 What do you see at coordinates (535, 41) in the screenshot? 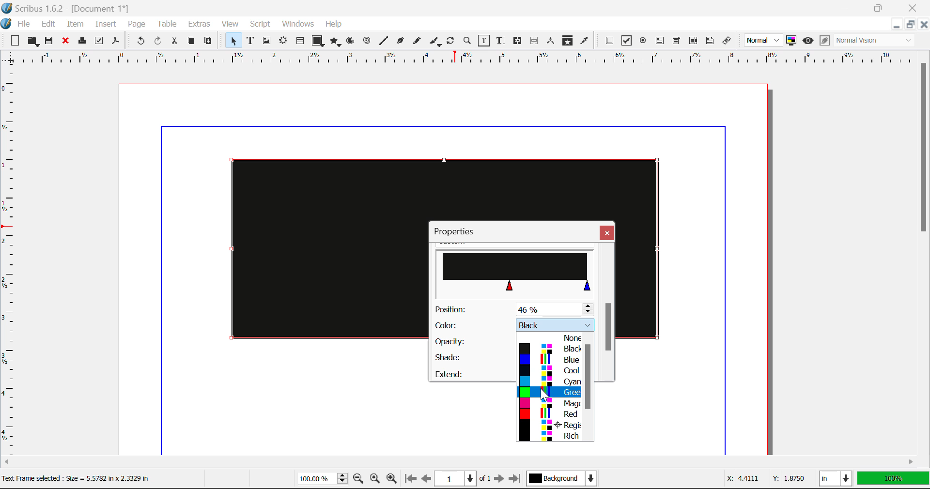
I see `Delink Frames` at bounding box center [535, 41].